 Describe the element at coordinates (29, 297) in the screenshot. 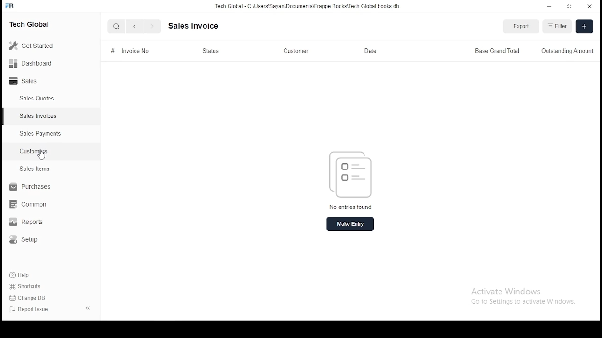

I see `change DB` at that location.